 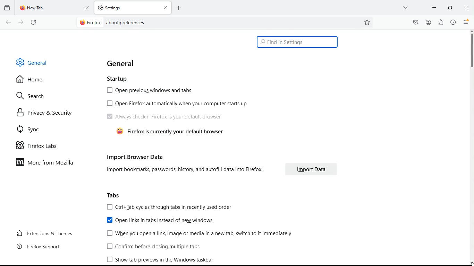 What do you see at coordinates (224, 22) in the screenshot?
I see `Search Bar` at bounding box center [224, 22].